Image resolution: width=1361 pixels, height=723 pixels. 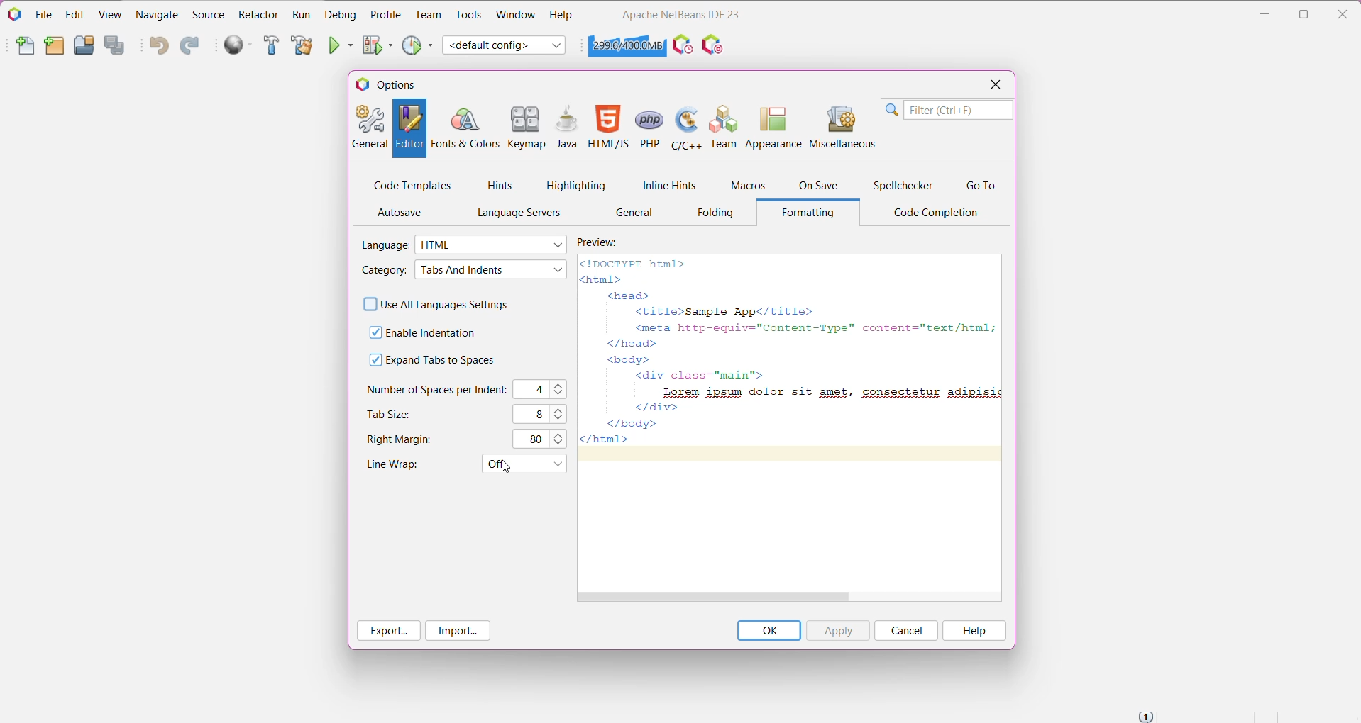 I want to click on General, so click(x=635, y=214).